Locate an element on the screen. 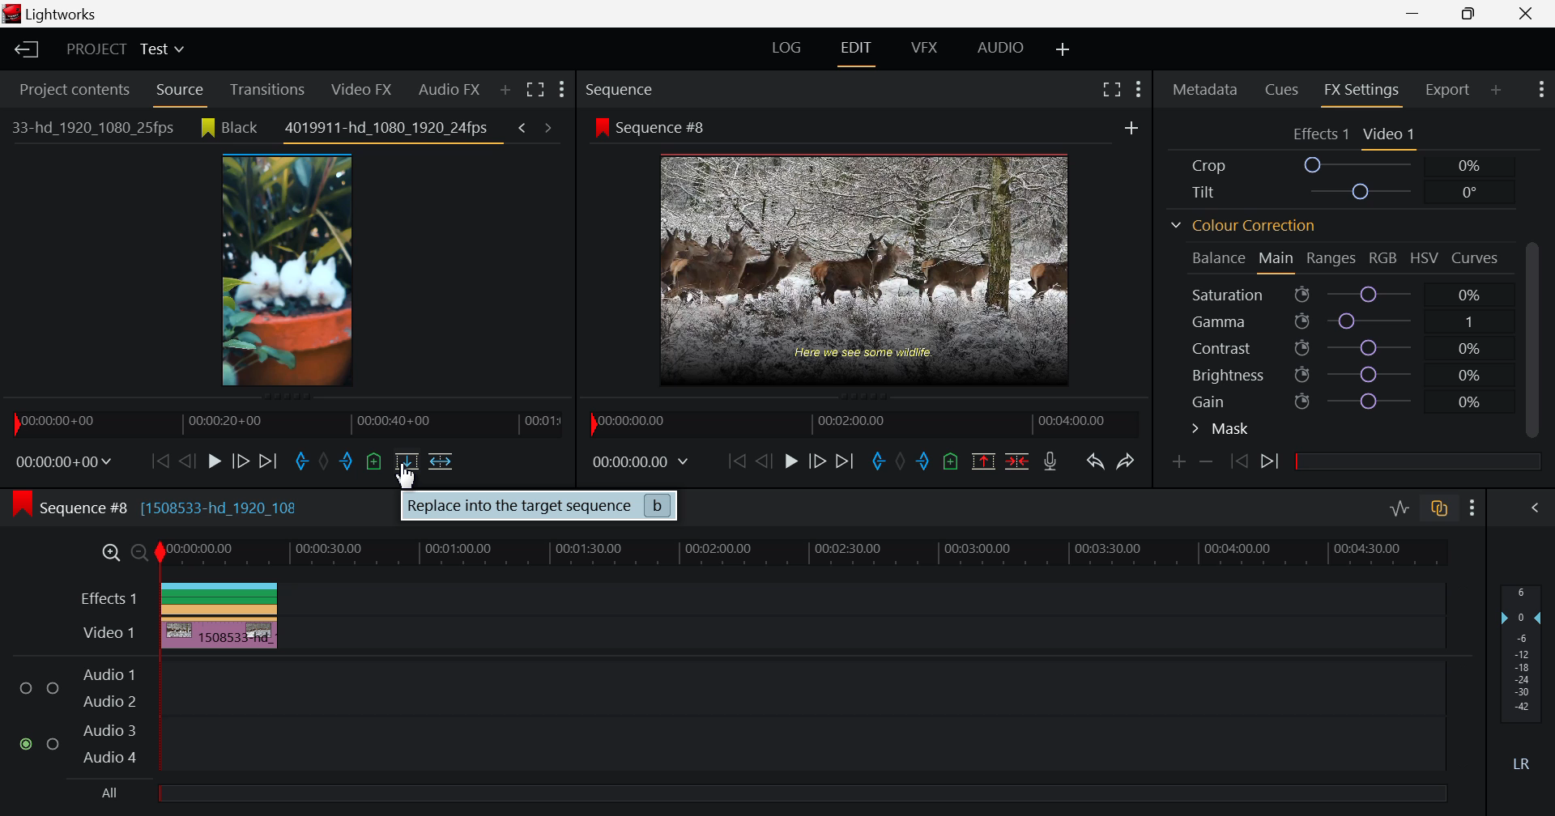  Gamma is located at coordinates (1344, 321).